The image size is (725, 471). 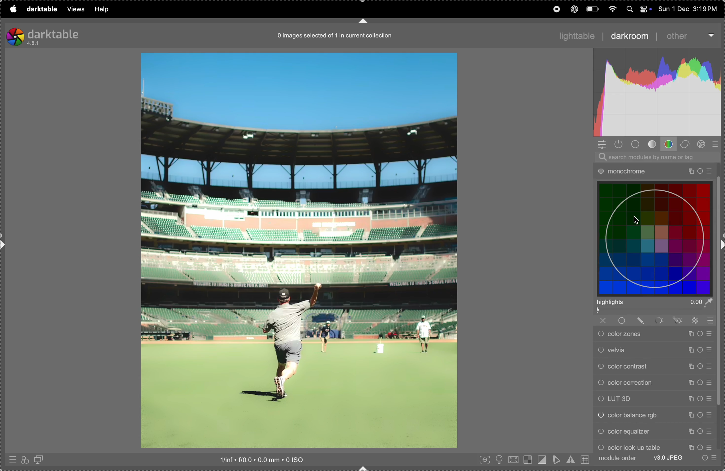 What do you see at coordinates (656, 446) in the screenshot?
I see `click lookup table` at bounding box center [656, 446].